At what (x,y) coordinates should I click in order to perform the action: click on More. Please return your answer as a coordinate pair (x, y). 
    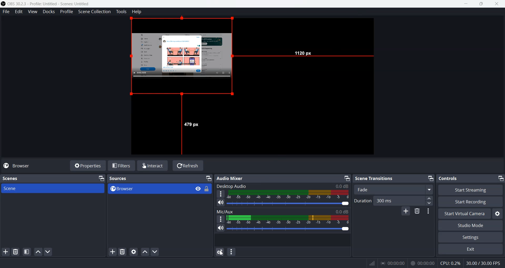
    Looking at the image, I should click on (220, 219).